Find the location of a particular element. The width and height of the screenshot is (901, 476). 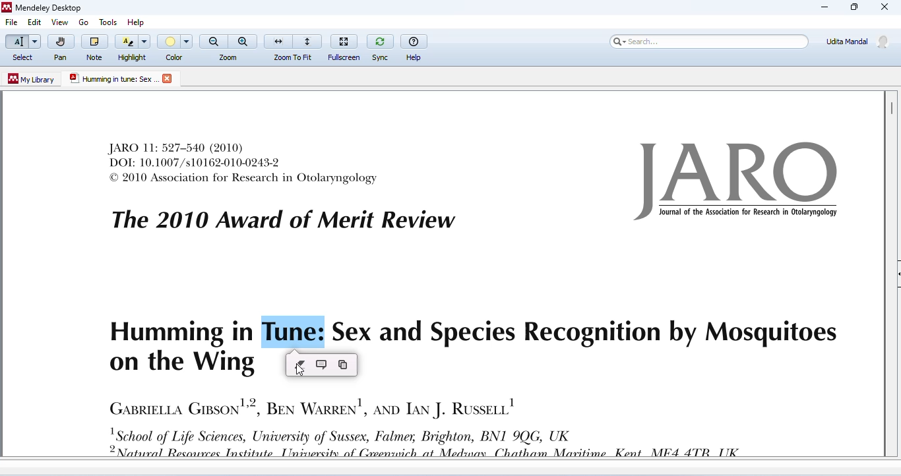

search bar is located at coordinates (707, 41).